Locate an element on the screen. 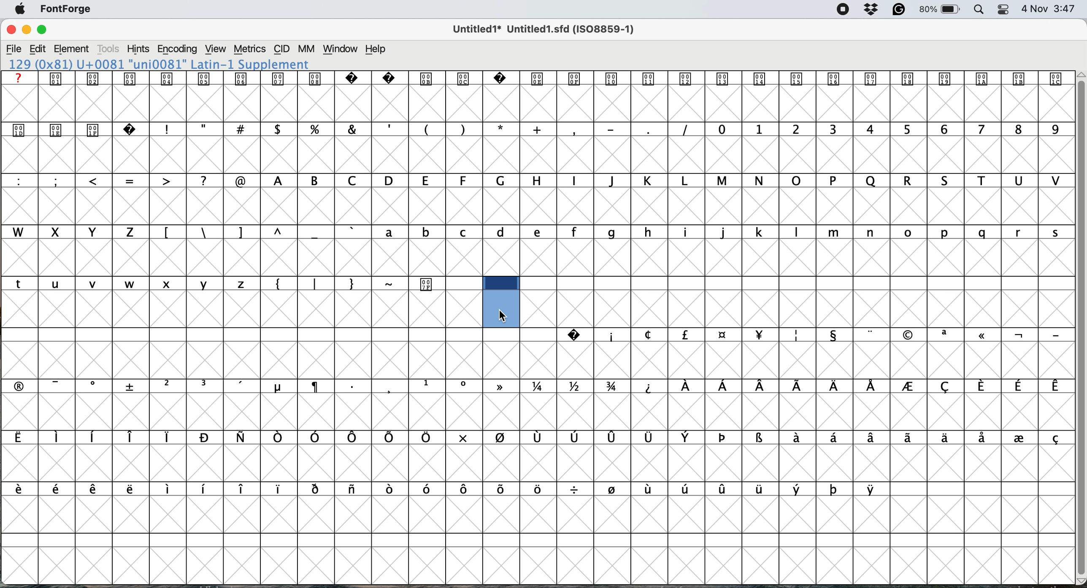 This screenshot has height=588, width=1087. Uppercase and Lowercase Letters is located at coordinates (274, 232).